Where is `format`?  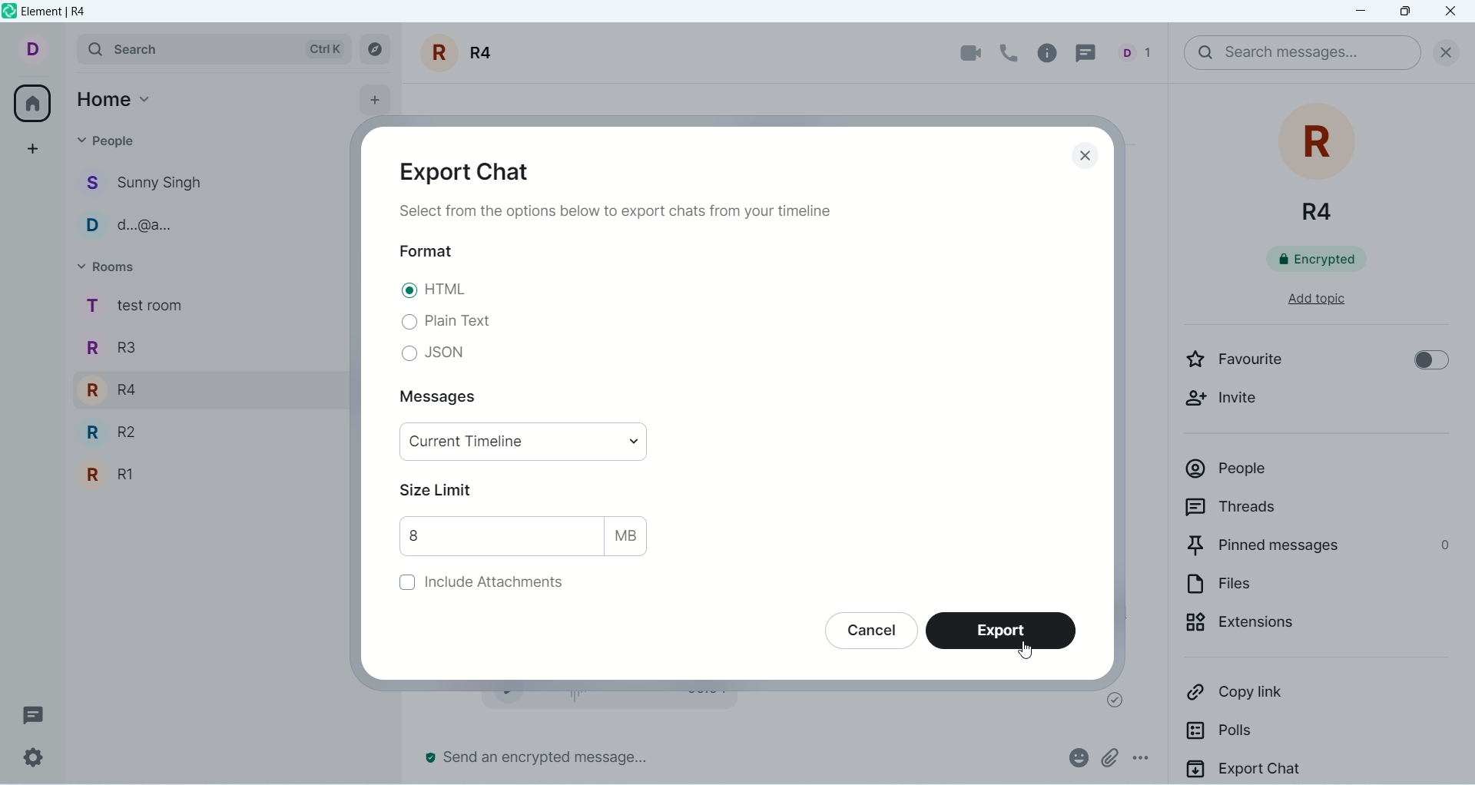
format is located at coordinates (426, 250).